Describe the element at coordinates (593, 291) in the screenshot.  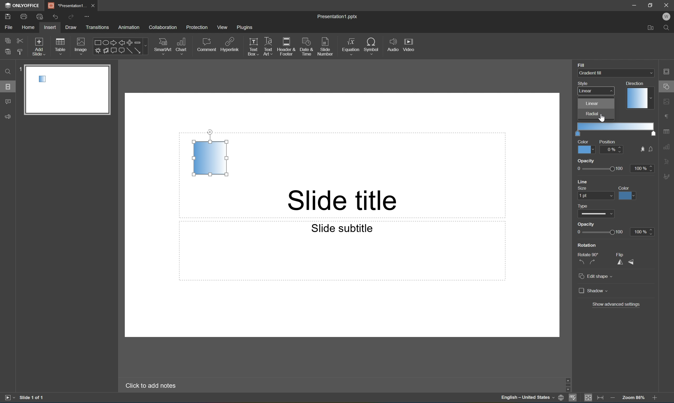
I see `Shadow` at that location.